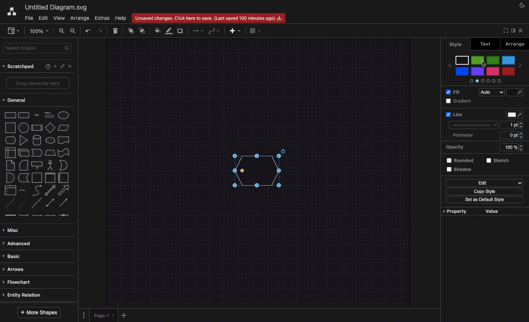 The height and width of the screenshot is (322, 529). Describe the element at coordinates (157, 31) in the screenshot. I see `Fill ` at that location.